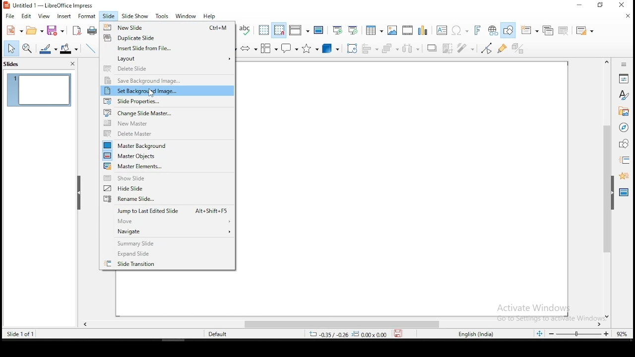 The width and height of the screenshot is (635, 357). What do you see at coordinates (77, 30) in the screenshot?
I see `acrobat as pdf` at bounding box center [77, 30].